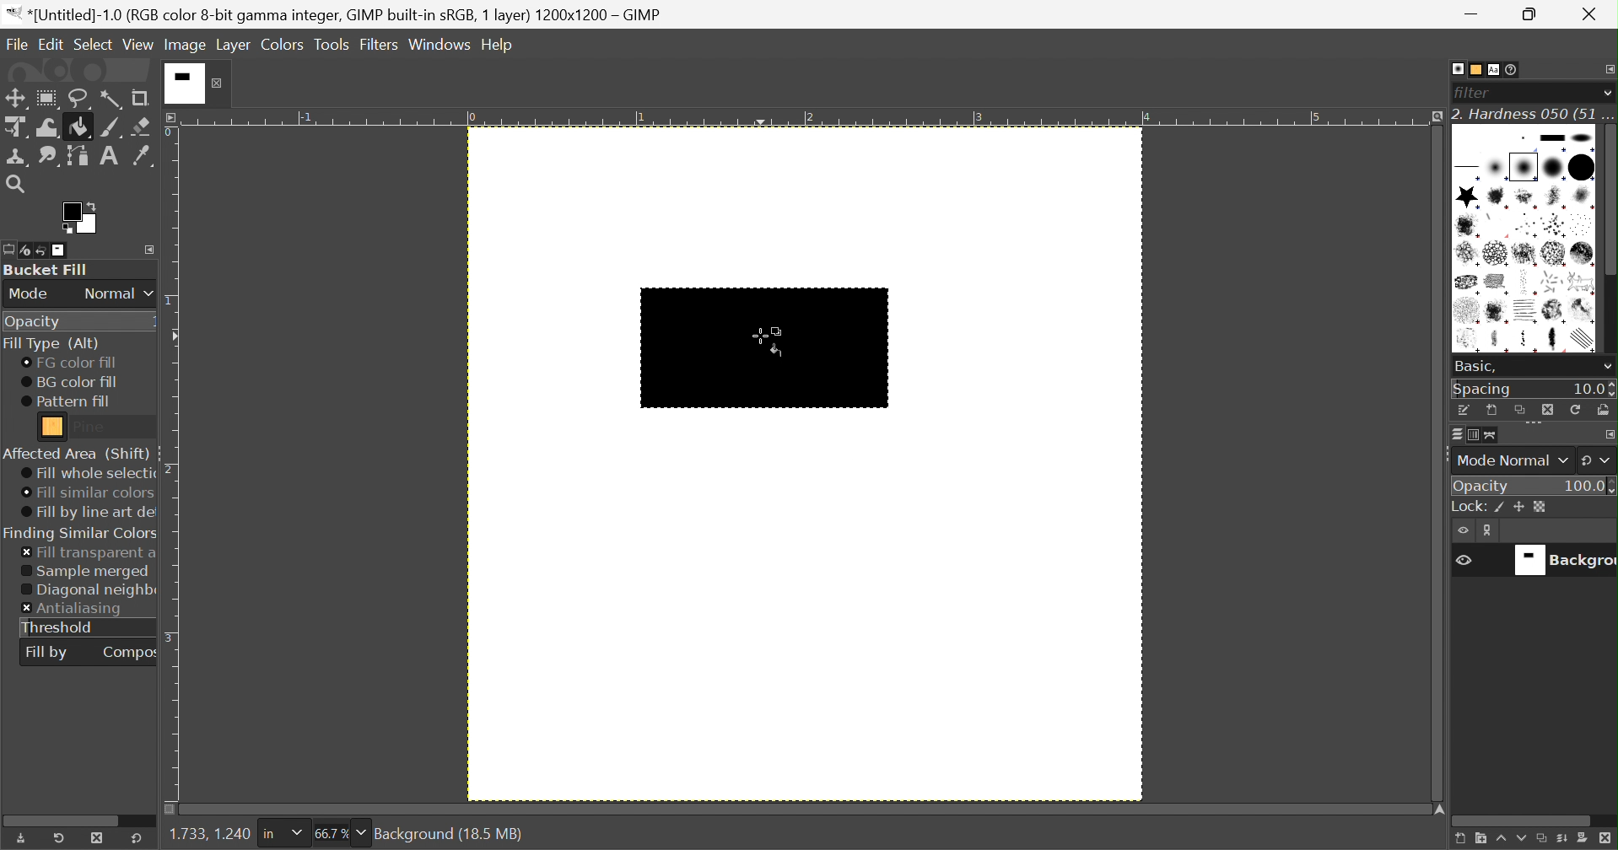 The width and height of the screenshot is (1618, 850). I want to click on Bucket Fill, so click(48, 270).